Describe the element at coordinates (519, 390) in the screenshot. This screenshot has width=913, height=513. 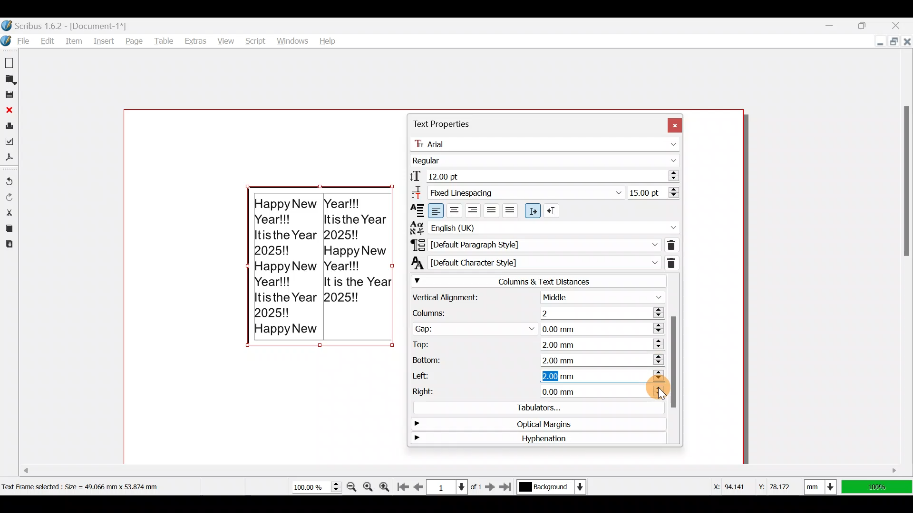
I see `Right` at that location.